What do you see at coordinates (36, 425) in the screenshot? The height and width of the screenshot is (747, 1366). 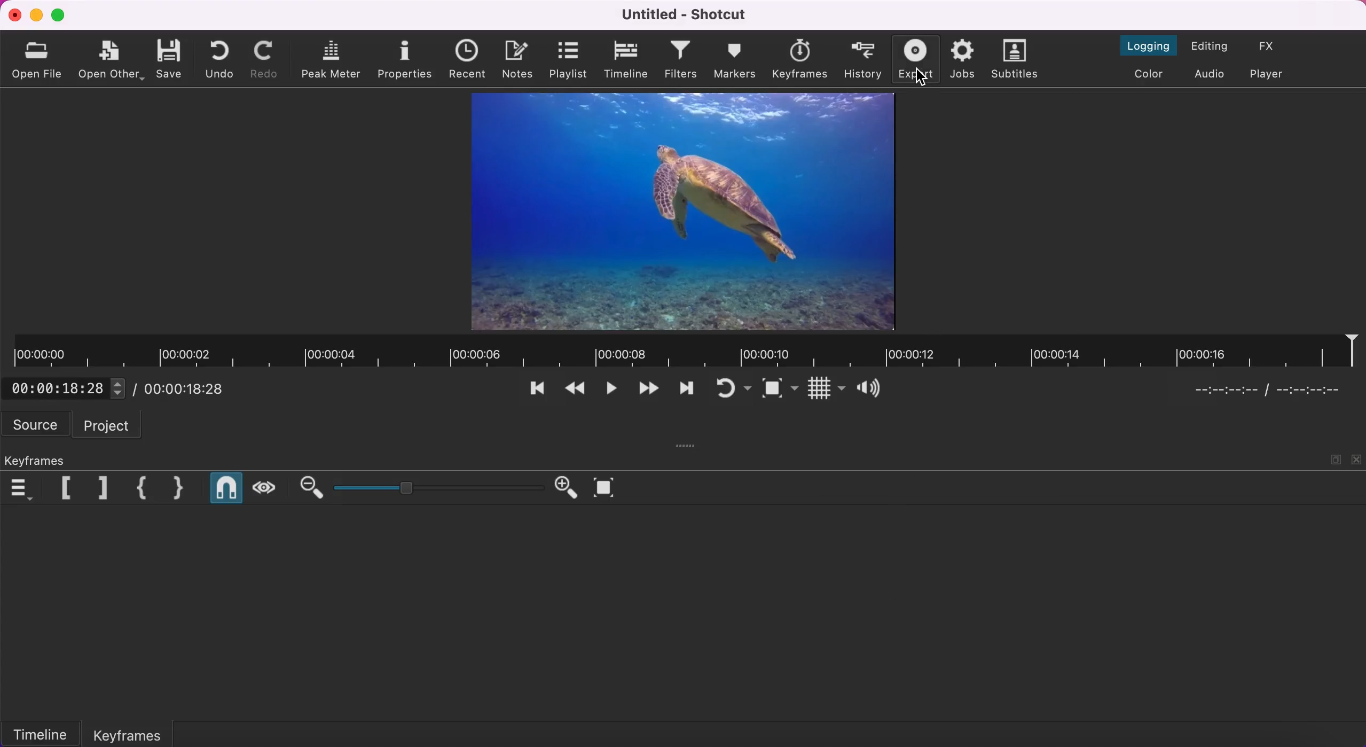 I see `source` at bounding box center [36, 425].